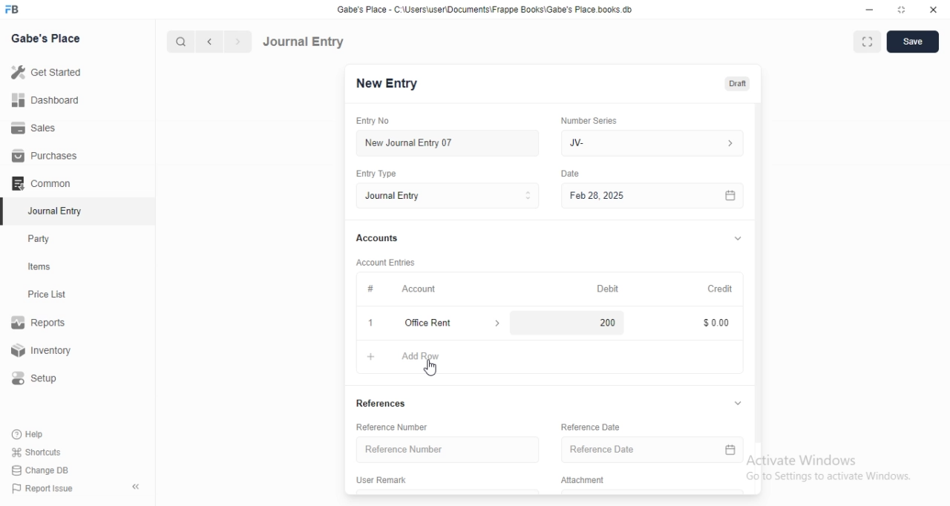 The width and height of the screenshot is (950, 506). I want to click on Dashboard, so click(44, 100).